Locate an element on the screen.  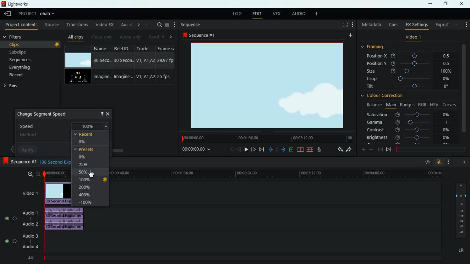
time is located at coordinates (198, 150).